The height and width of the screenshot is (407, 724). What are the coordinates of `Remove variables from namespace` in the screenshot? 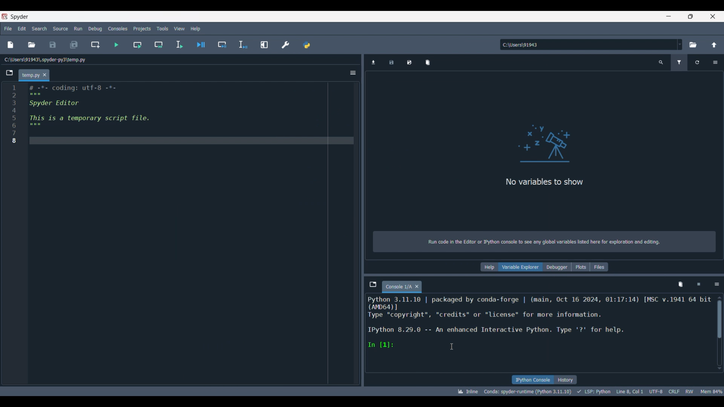 It's located at (681, 285).